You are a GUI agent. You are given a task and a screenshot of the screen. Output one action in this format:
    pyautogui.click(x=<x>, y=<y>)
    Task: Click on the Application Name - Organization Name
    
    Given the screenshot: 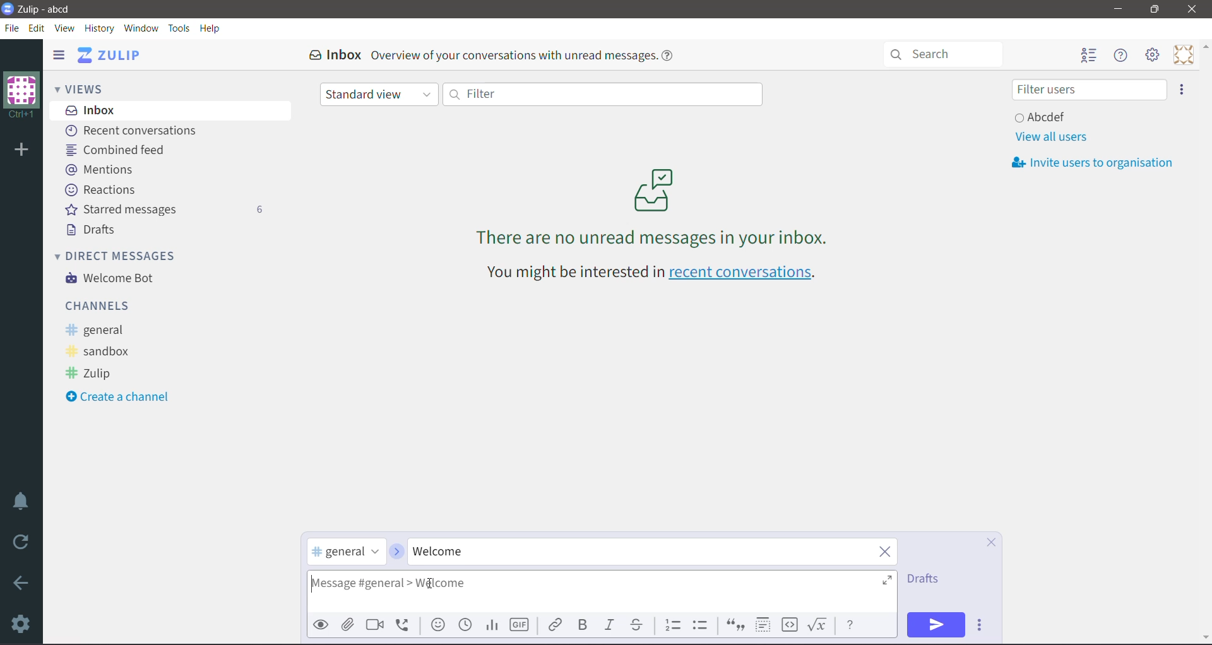 What is the action you would take?
    pyautogui.click(x=52, y=9)
    